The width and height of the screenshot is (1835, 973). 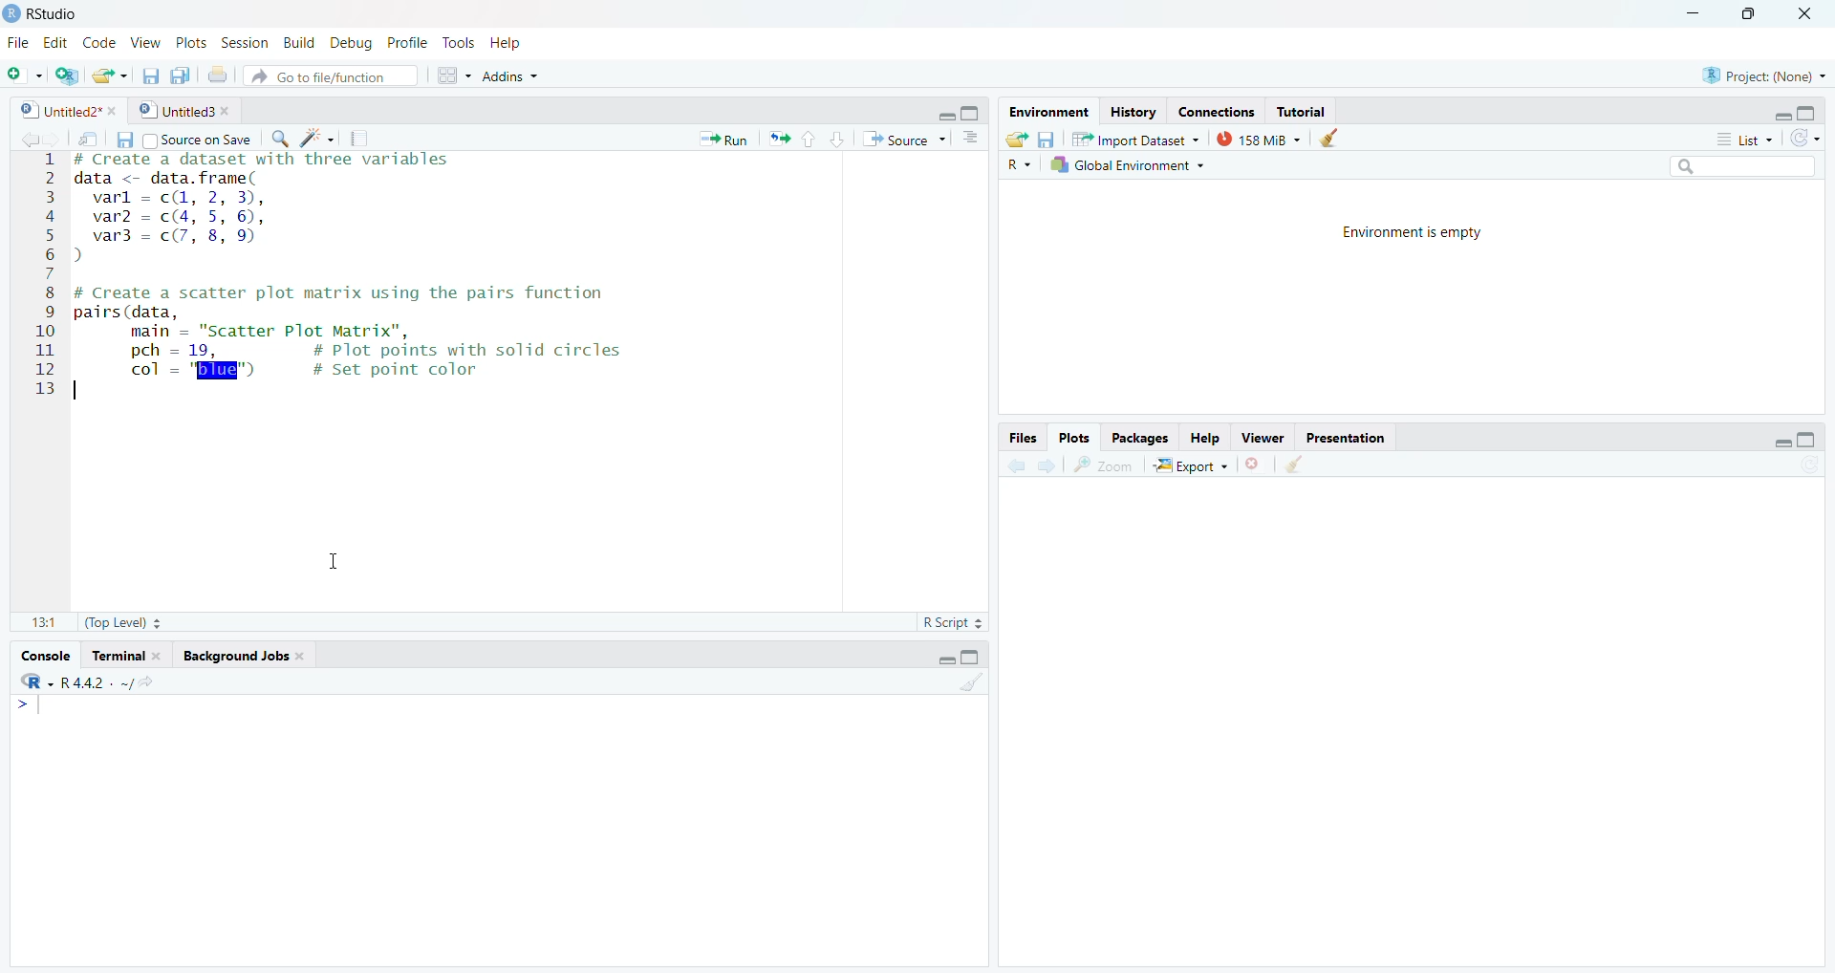 I want to click on Connections, so click(x=1213, y=108).